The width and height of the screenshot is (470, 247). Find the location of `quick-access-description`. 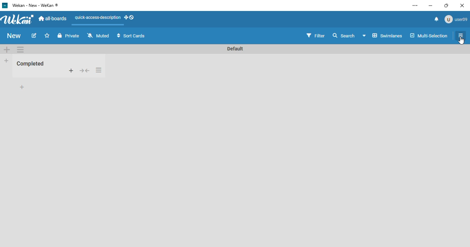

quick-access-description is located at coordinates (97, 17).